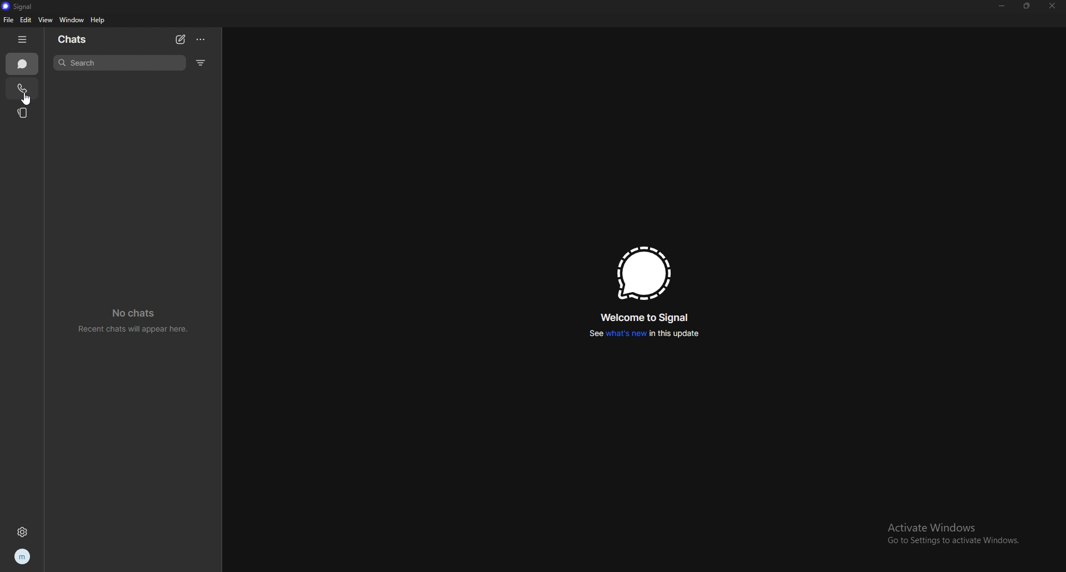 The image size is (1066, 572). I want to click on edit, so click(27, 20).